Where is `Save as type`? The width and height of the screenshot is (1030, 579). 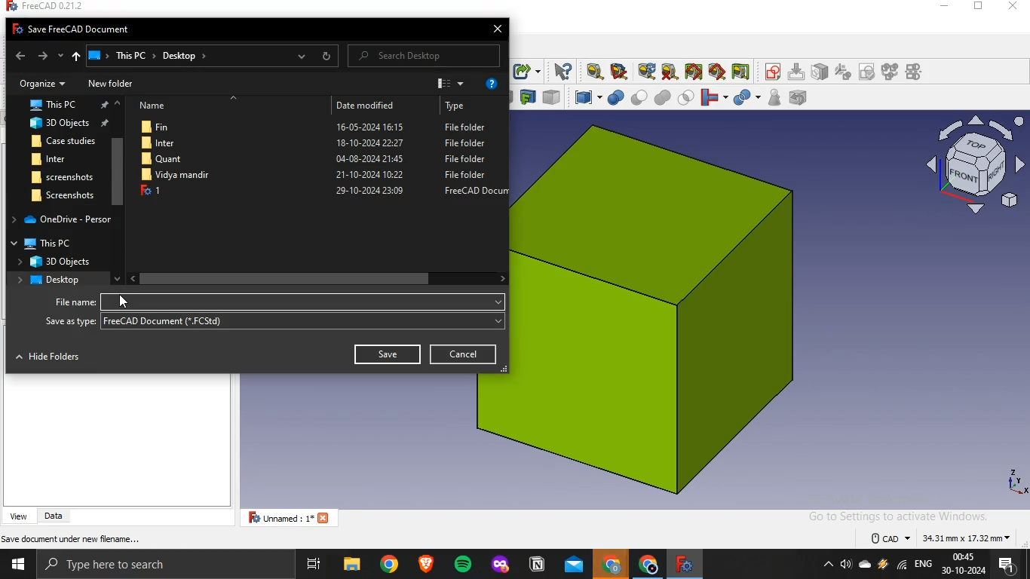 Save as type is located at coordinates (69, 321).